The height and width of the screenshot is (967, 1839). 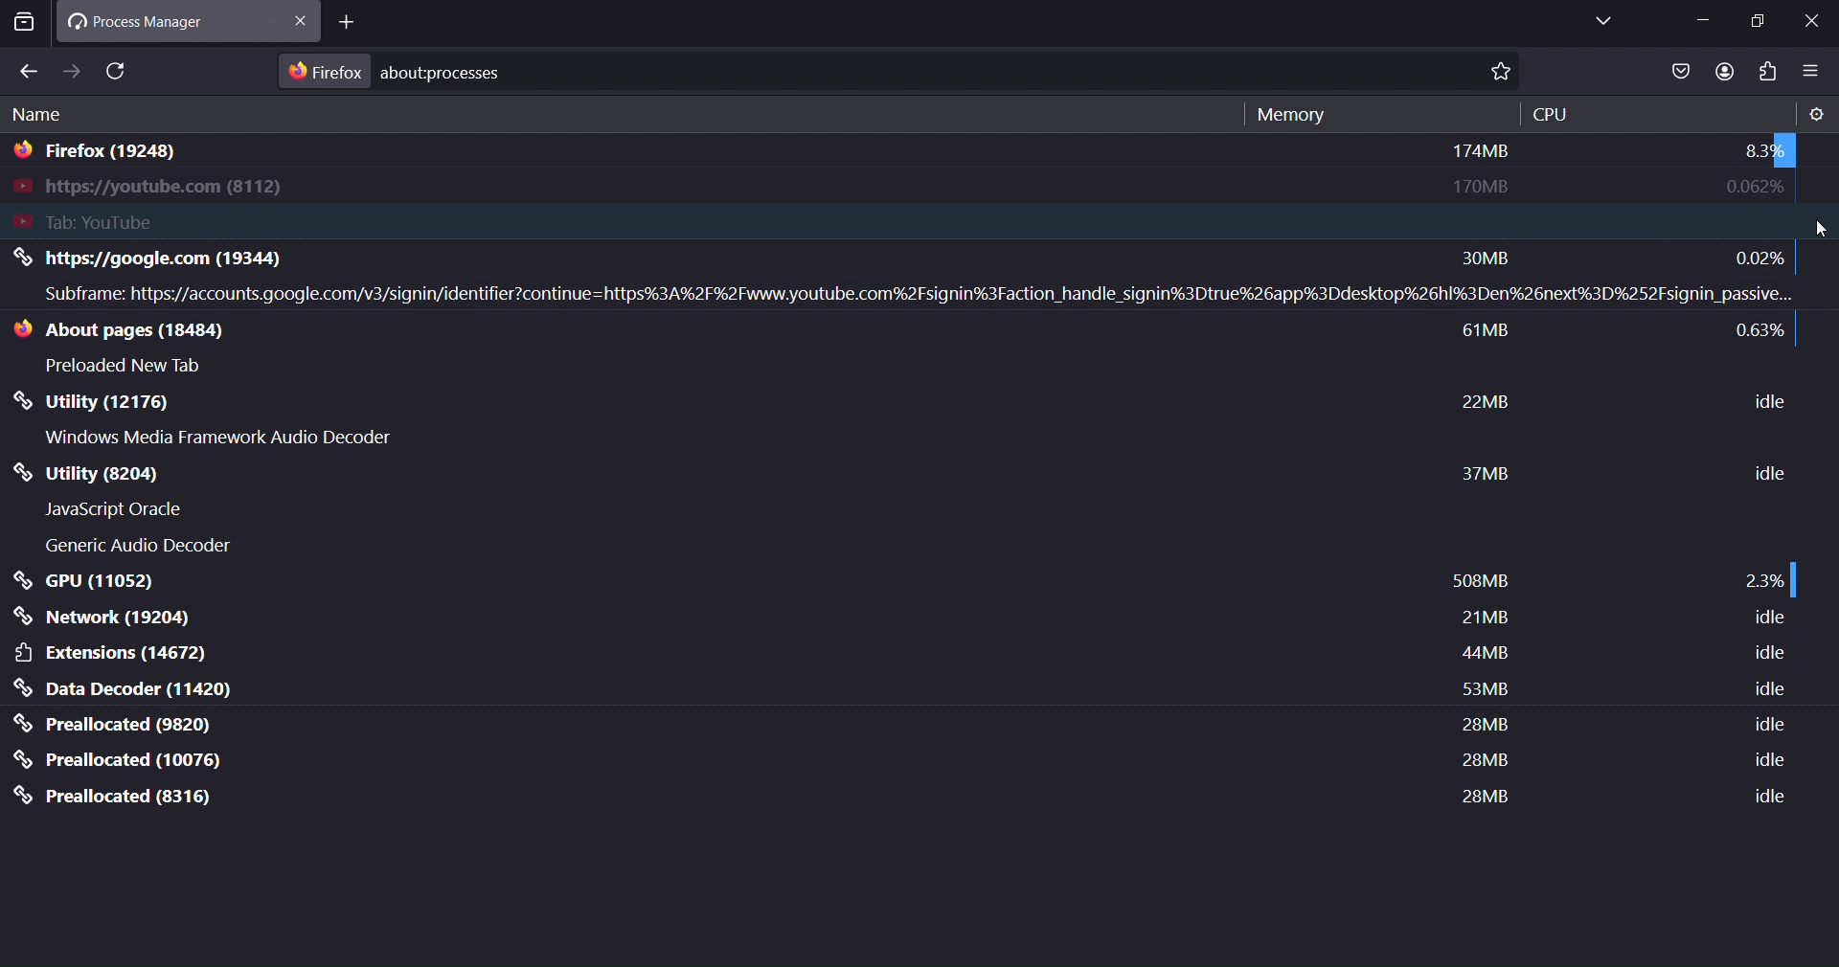 I want to click on firefox : about processes, so click(x=399, y=71).